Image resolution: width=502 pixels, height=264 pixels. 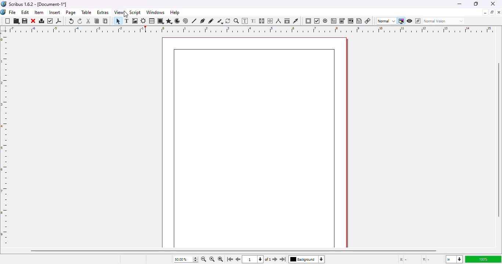 I want to click on edit, so click(x=25, y=12).